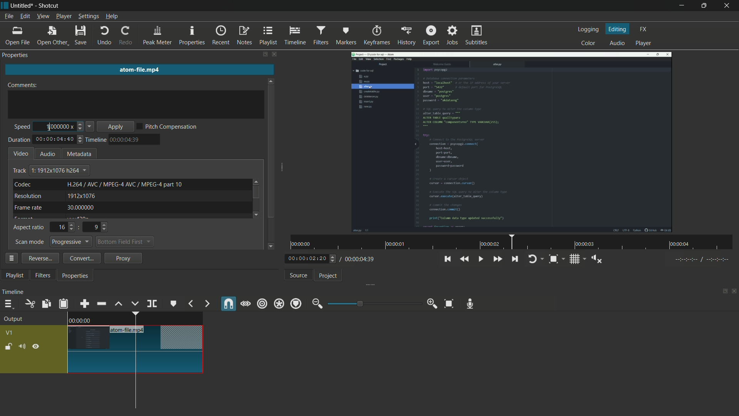 The width and height of the screenshot is (739, 416). Describe the element at coordinates (589, 30) in the screenshot. I see `logging` at that location.